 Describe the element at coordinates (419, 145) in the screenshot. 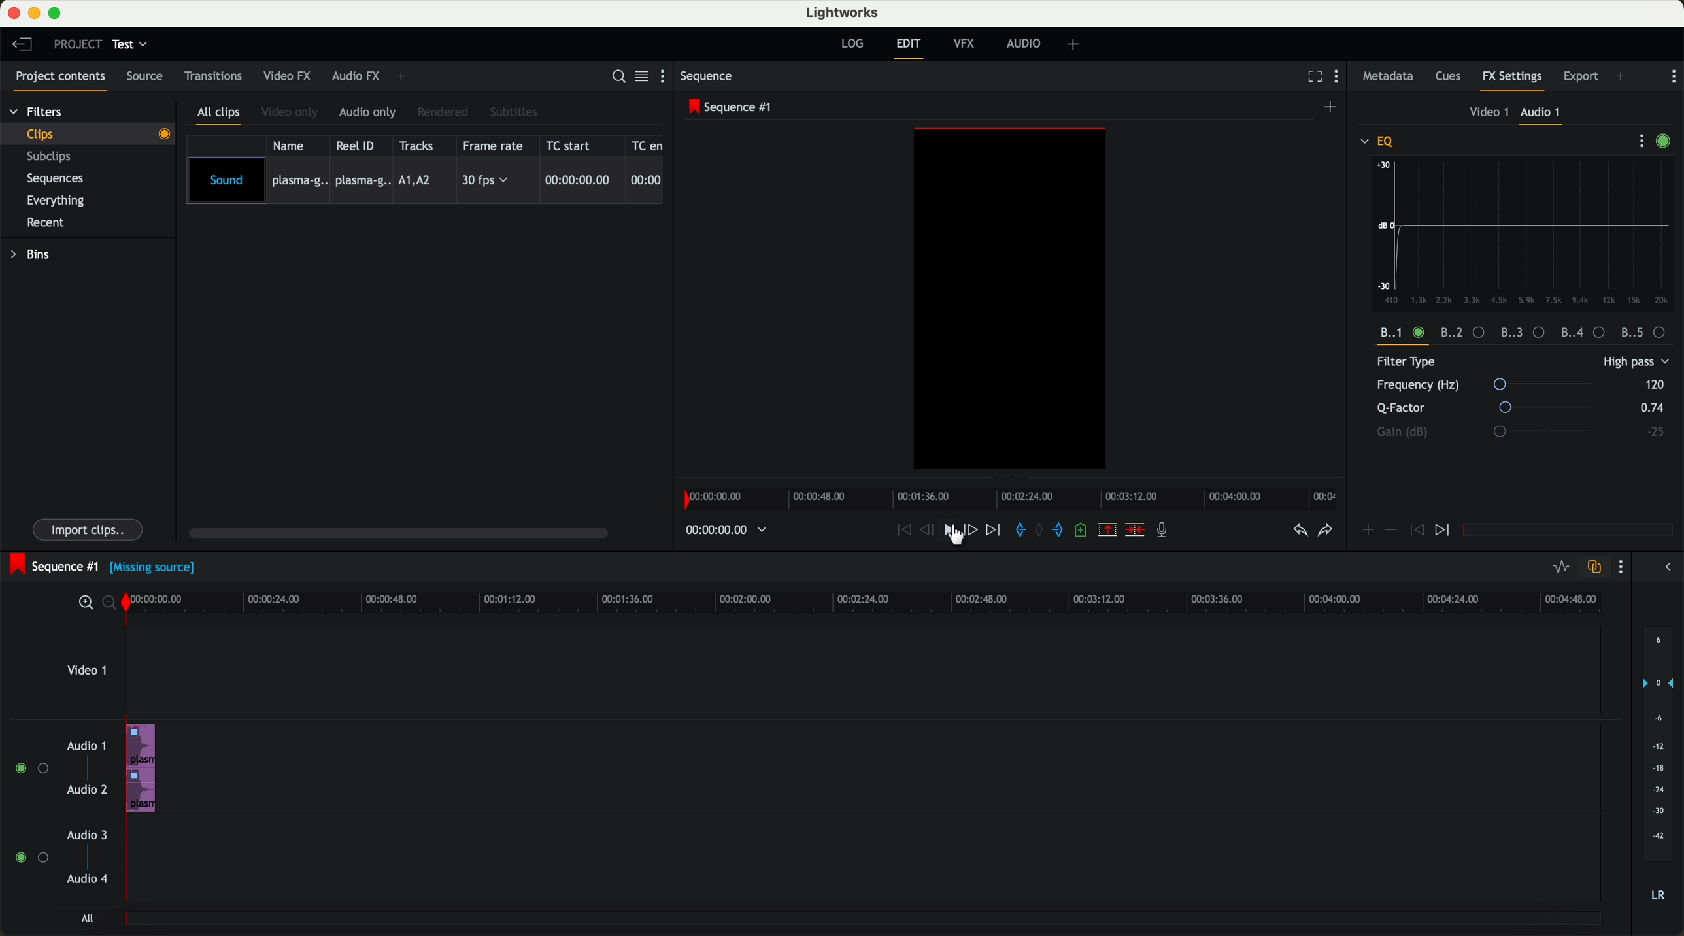

I see `tracks` at that location.